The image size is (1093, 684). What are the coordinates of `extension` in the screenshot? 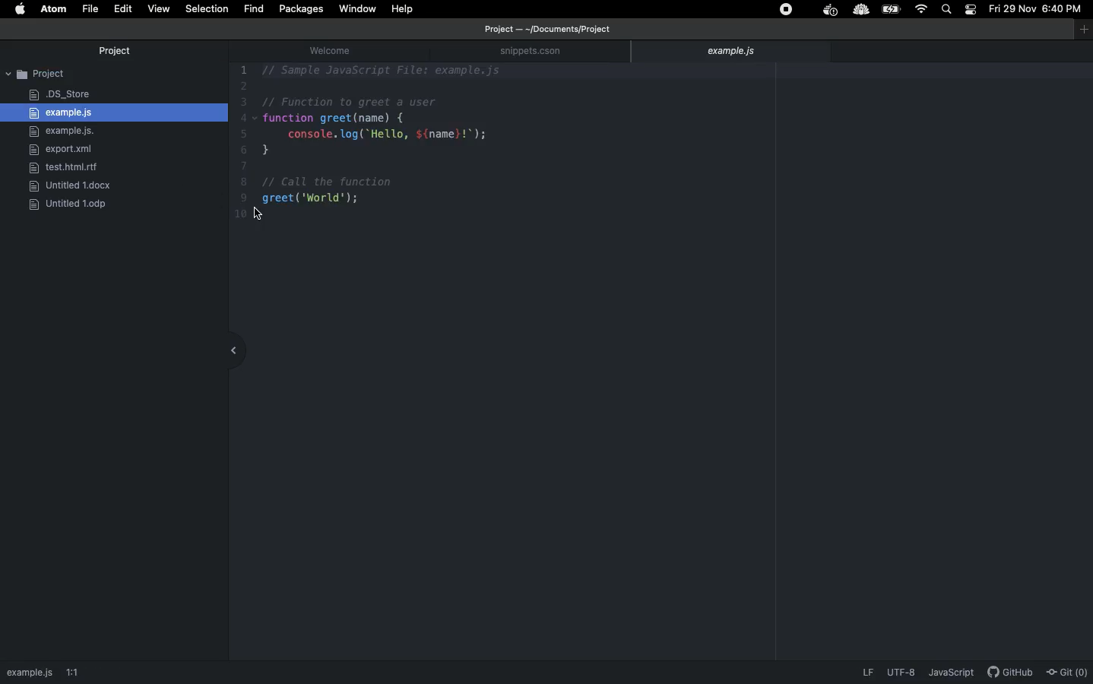 It's located at (860, 11).